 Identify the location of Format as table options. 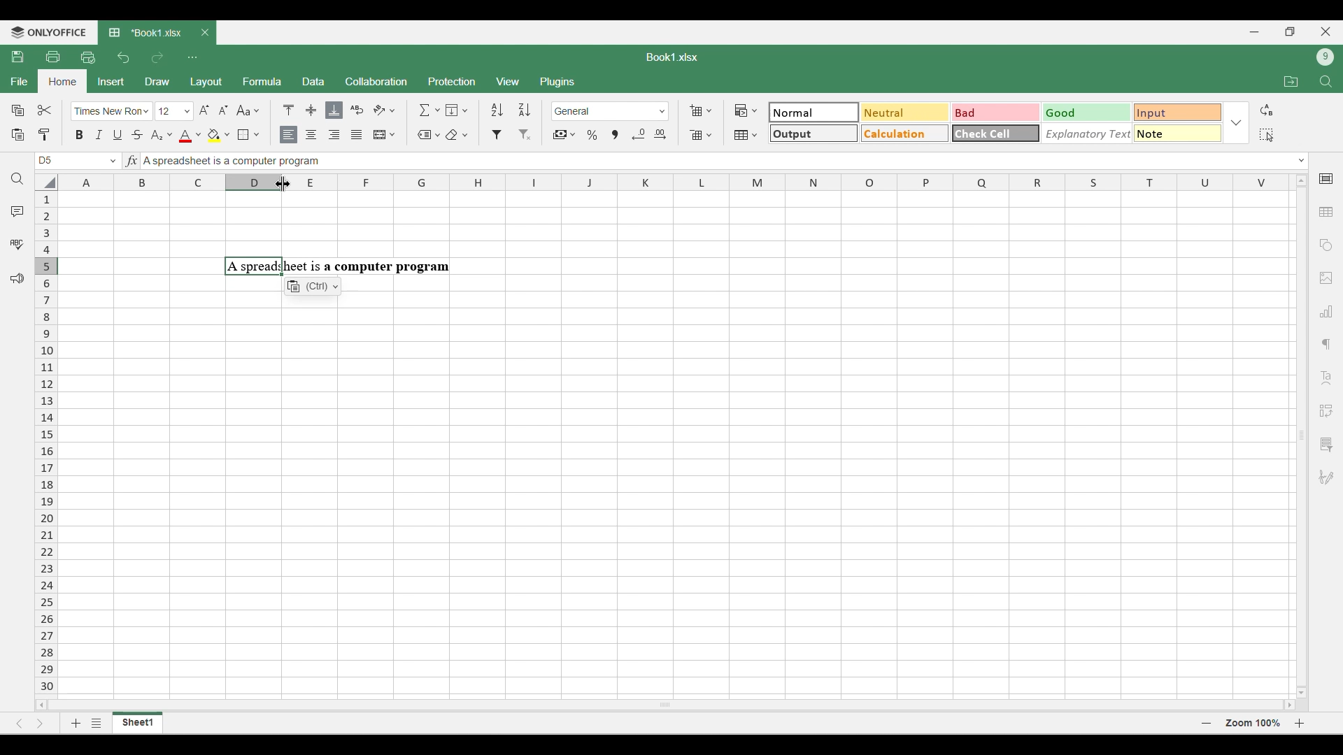
(746, 135).